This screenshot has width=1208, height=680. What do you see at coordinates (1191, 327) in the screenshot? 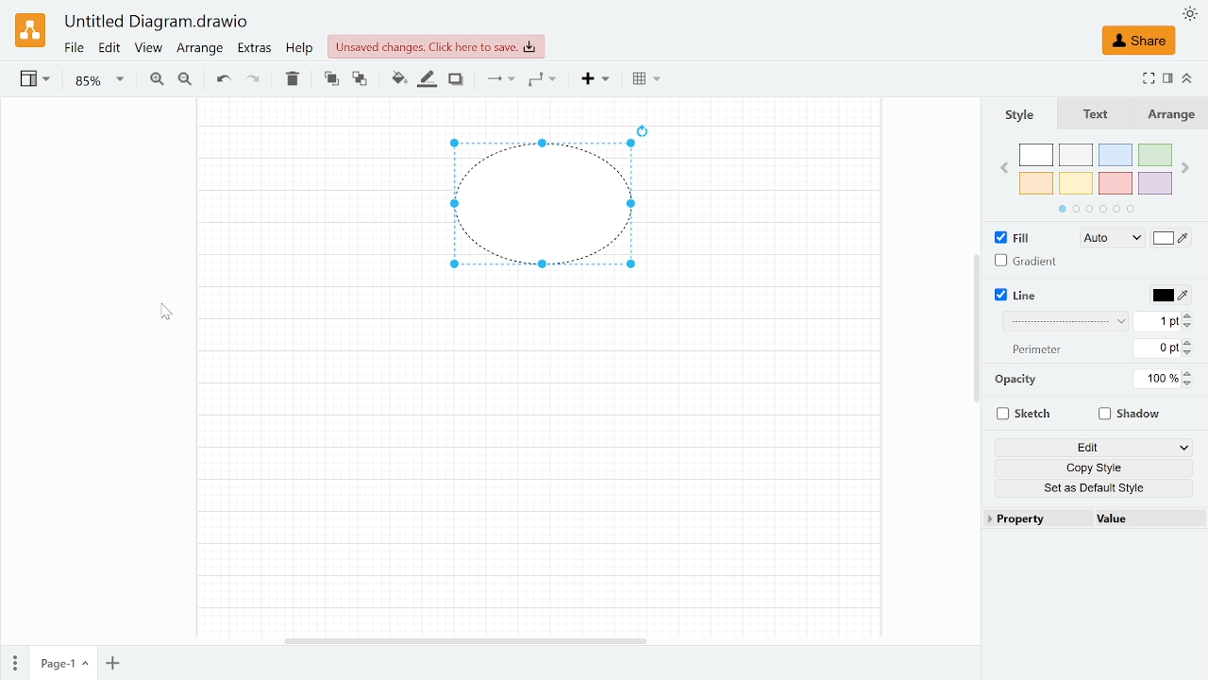
I see `Decrease line width` at bounding box center [1191, 327].